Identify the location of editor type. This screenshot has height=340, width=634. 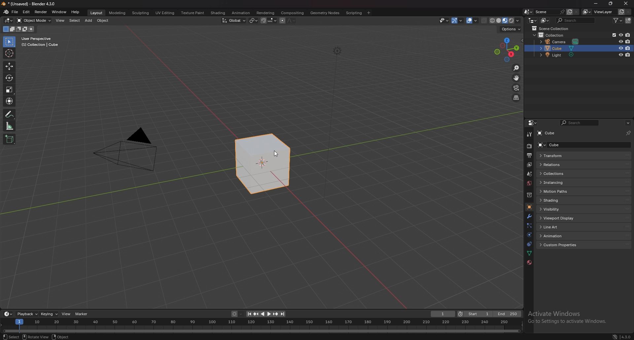
(532, 123).